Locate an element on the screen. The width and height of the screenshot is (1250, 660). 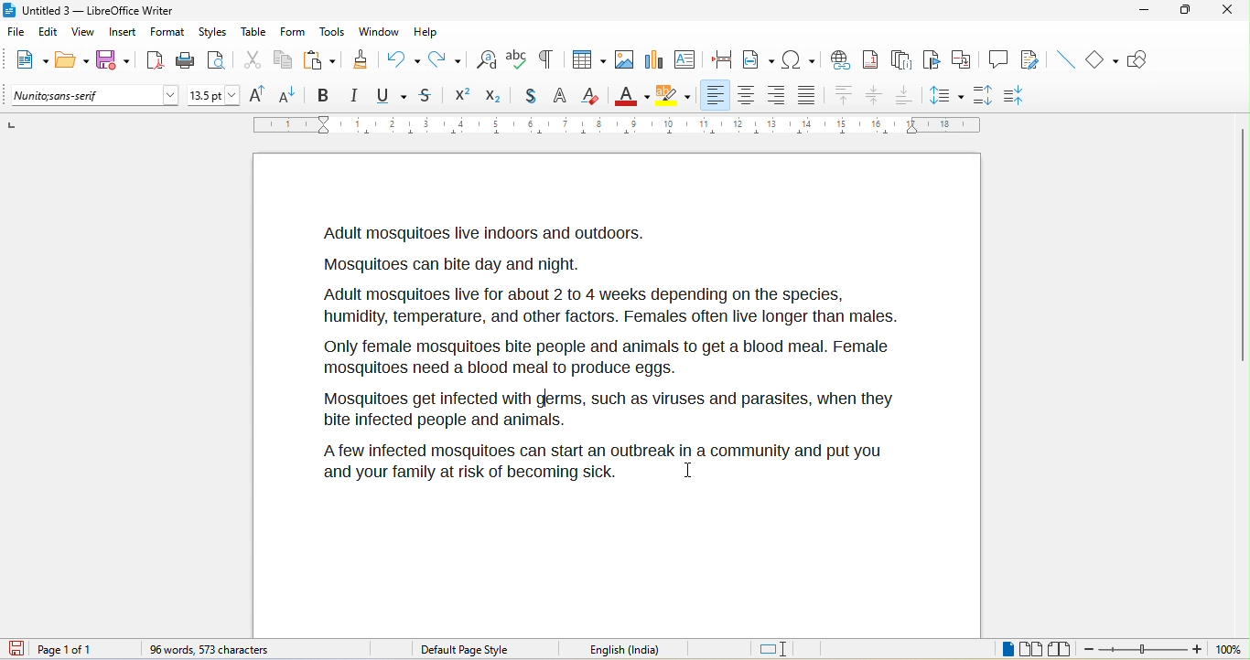
align bottom is located at coordinates (904, 95).